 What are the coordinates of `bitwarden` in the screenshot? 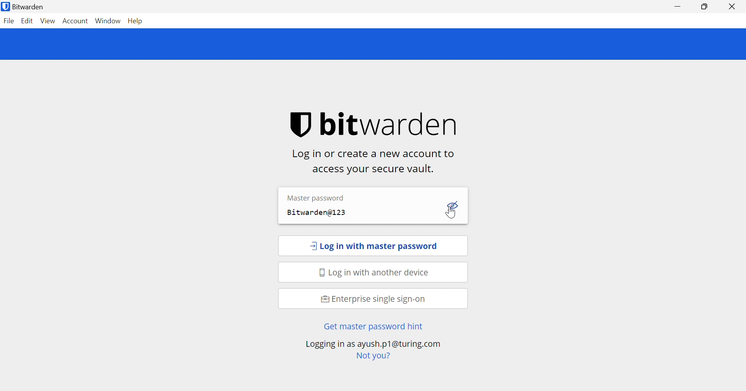 It's located at (378, 125).